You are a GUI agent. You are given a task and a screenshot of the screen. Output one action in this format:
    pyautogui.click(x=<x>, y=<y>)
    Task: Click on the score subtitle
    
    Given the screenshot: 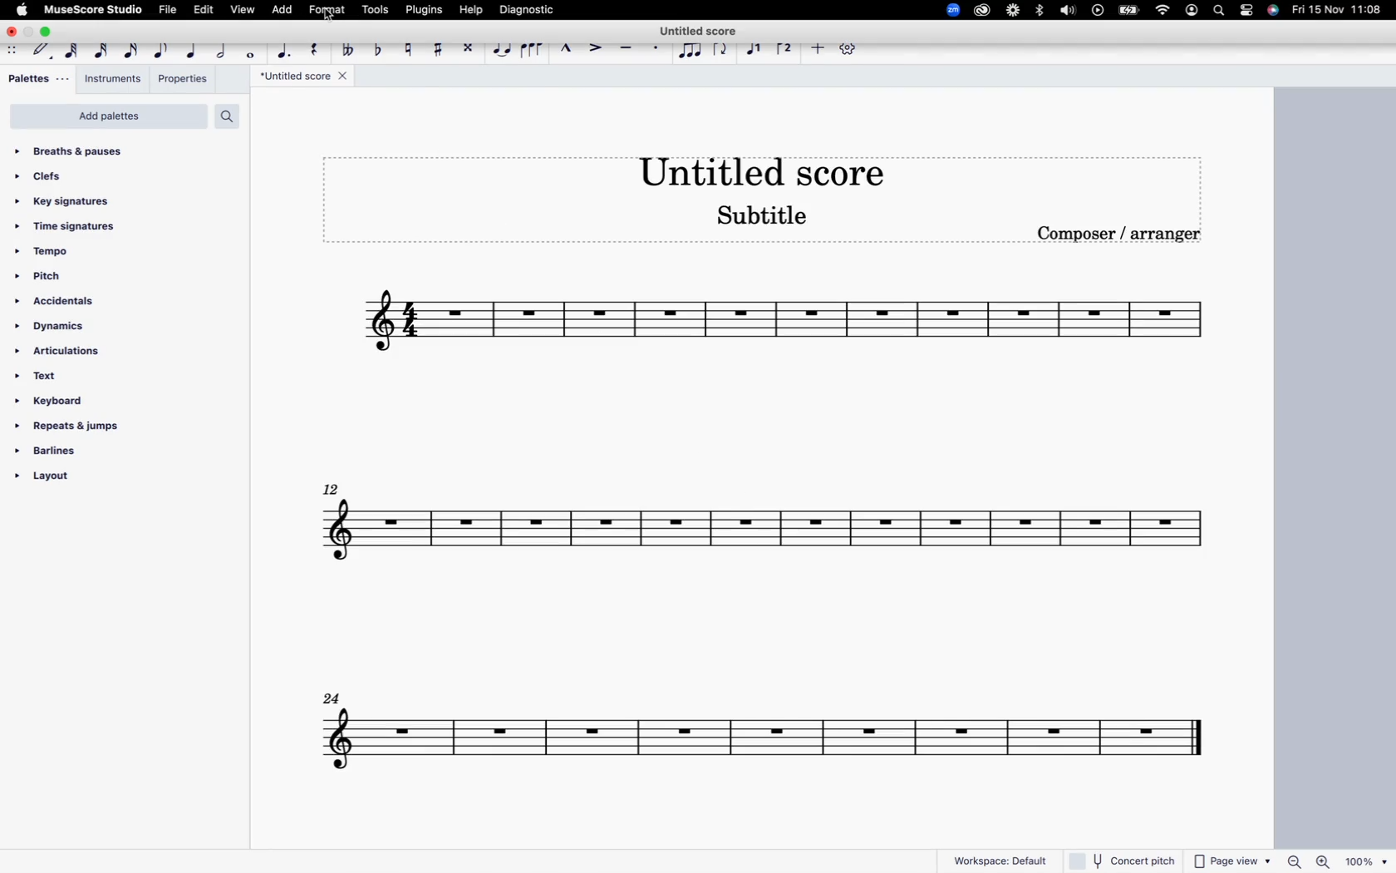 What is the action you would take?
    pyautogui.click(x=769, y=220)
    